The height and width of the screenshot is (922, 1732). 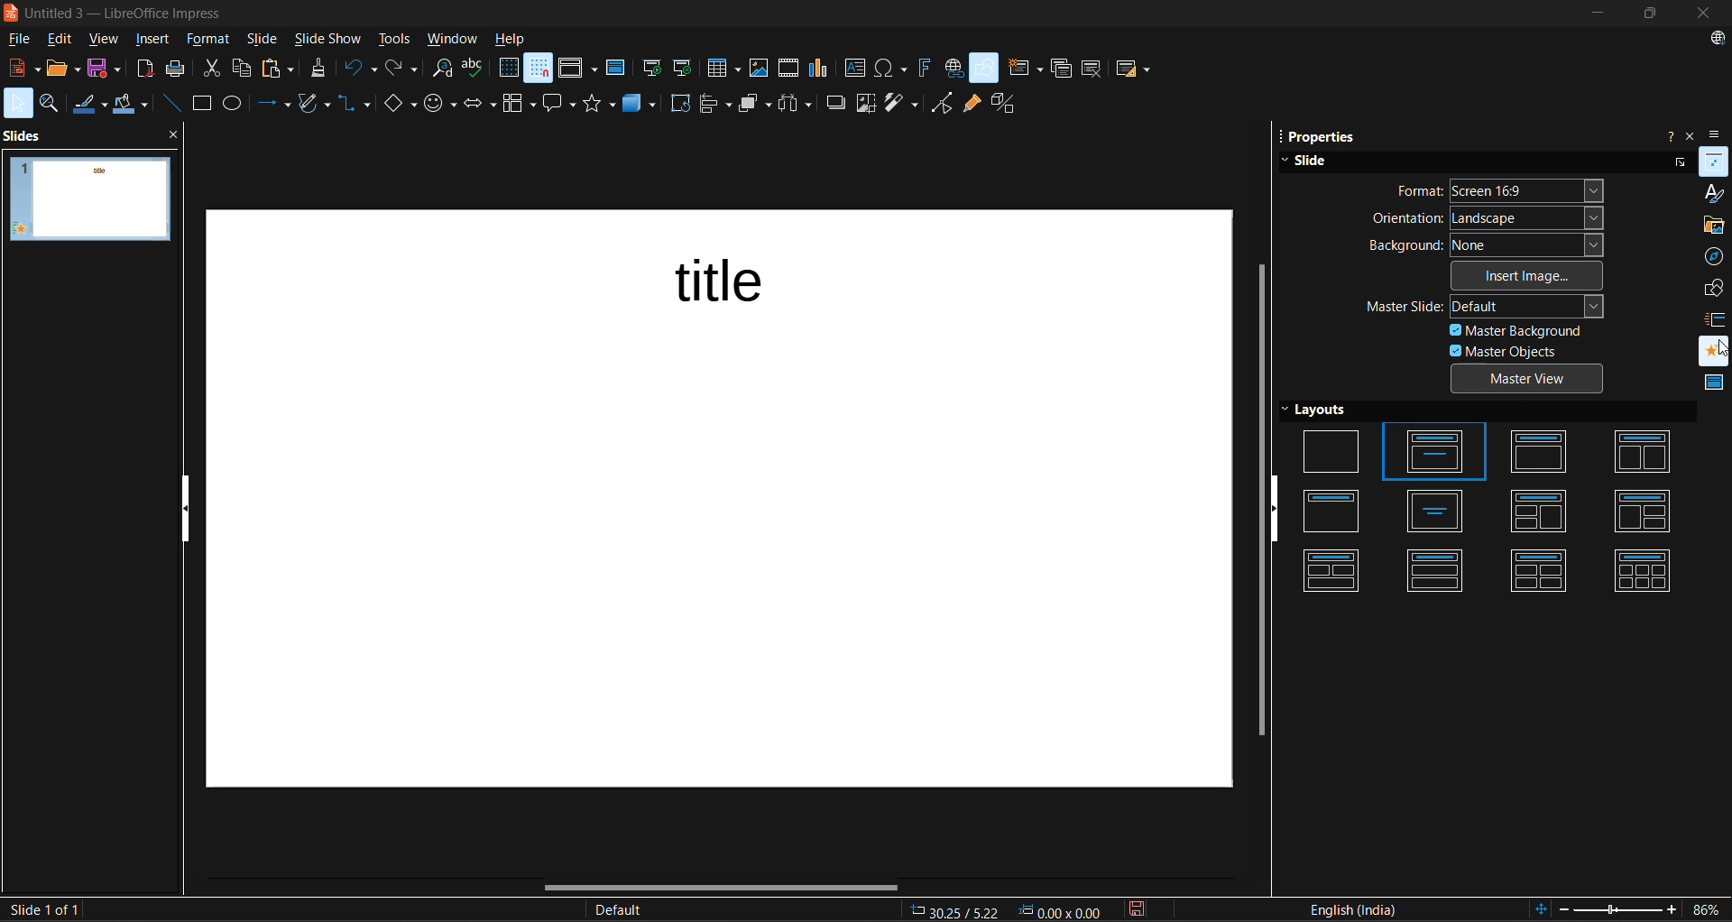 What do you see at coordinates (762, 69) in the screenshot?
I see `insert image` at bounding box center [762, 69].